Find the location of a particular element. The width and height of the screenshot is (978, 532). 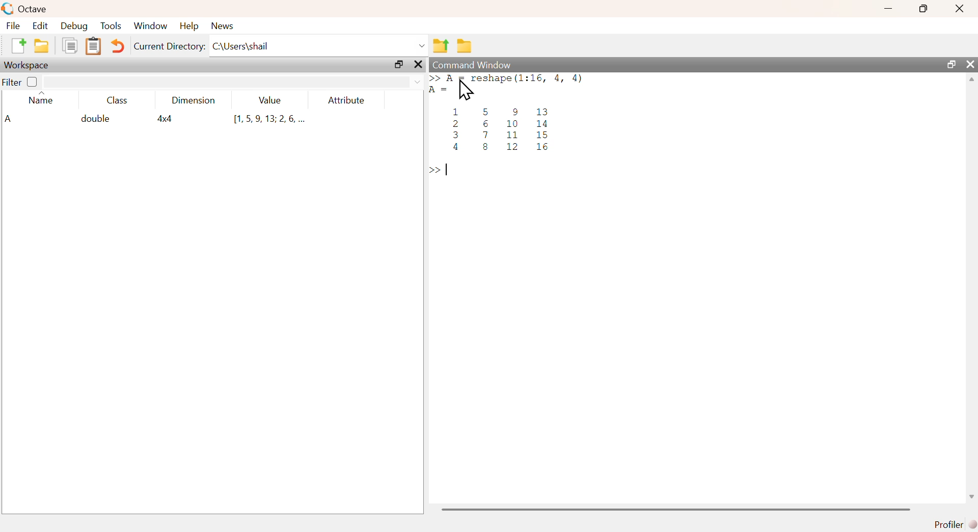

Current Directory: is located at coordinates (168, 47).